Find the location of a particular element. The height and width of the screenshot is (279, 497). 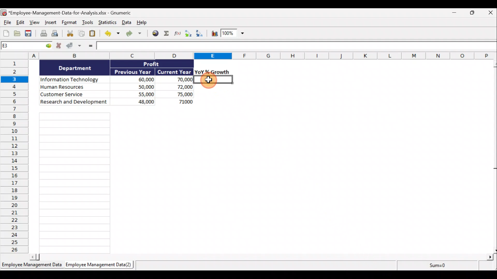

View is located at coordinates (34, 22).